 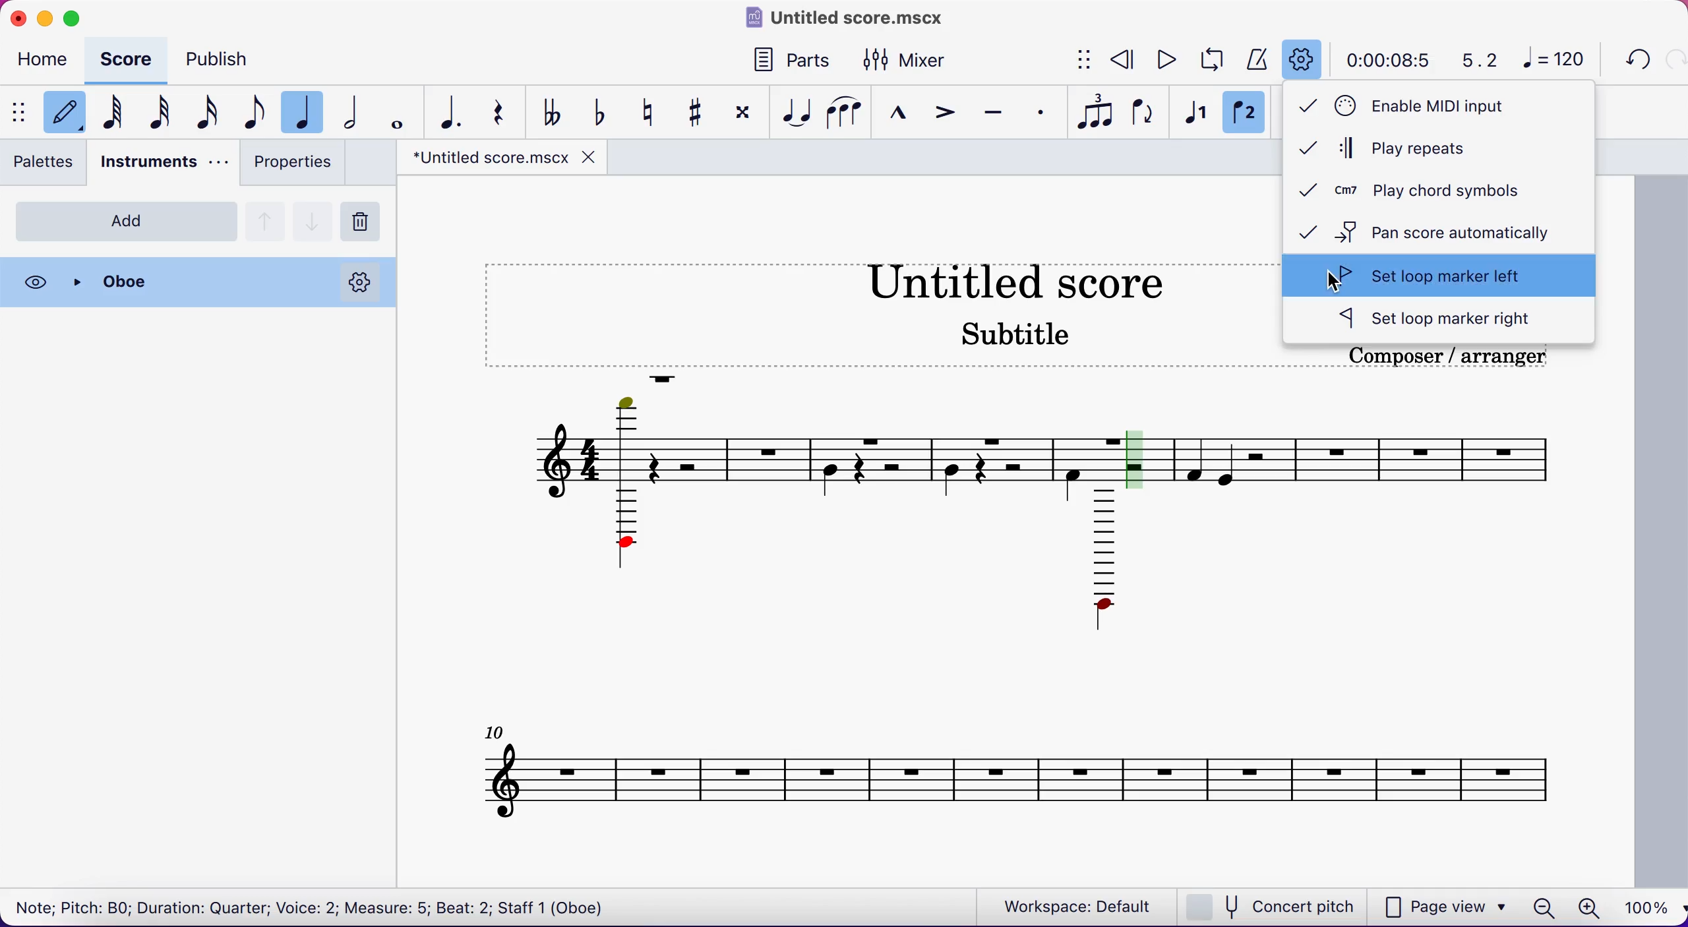 What do you see at coordinates (313, 218) in the screenshot?
I see `go down` at bounding box center [313, 218].